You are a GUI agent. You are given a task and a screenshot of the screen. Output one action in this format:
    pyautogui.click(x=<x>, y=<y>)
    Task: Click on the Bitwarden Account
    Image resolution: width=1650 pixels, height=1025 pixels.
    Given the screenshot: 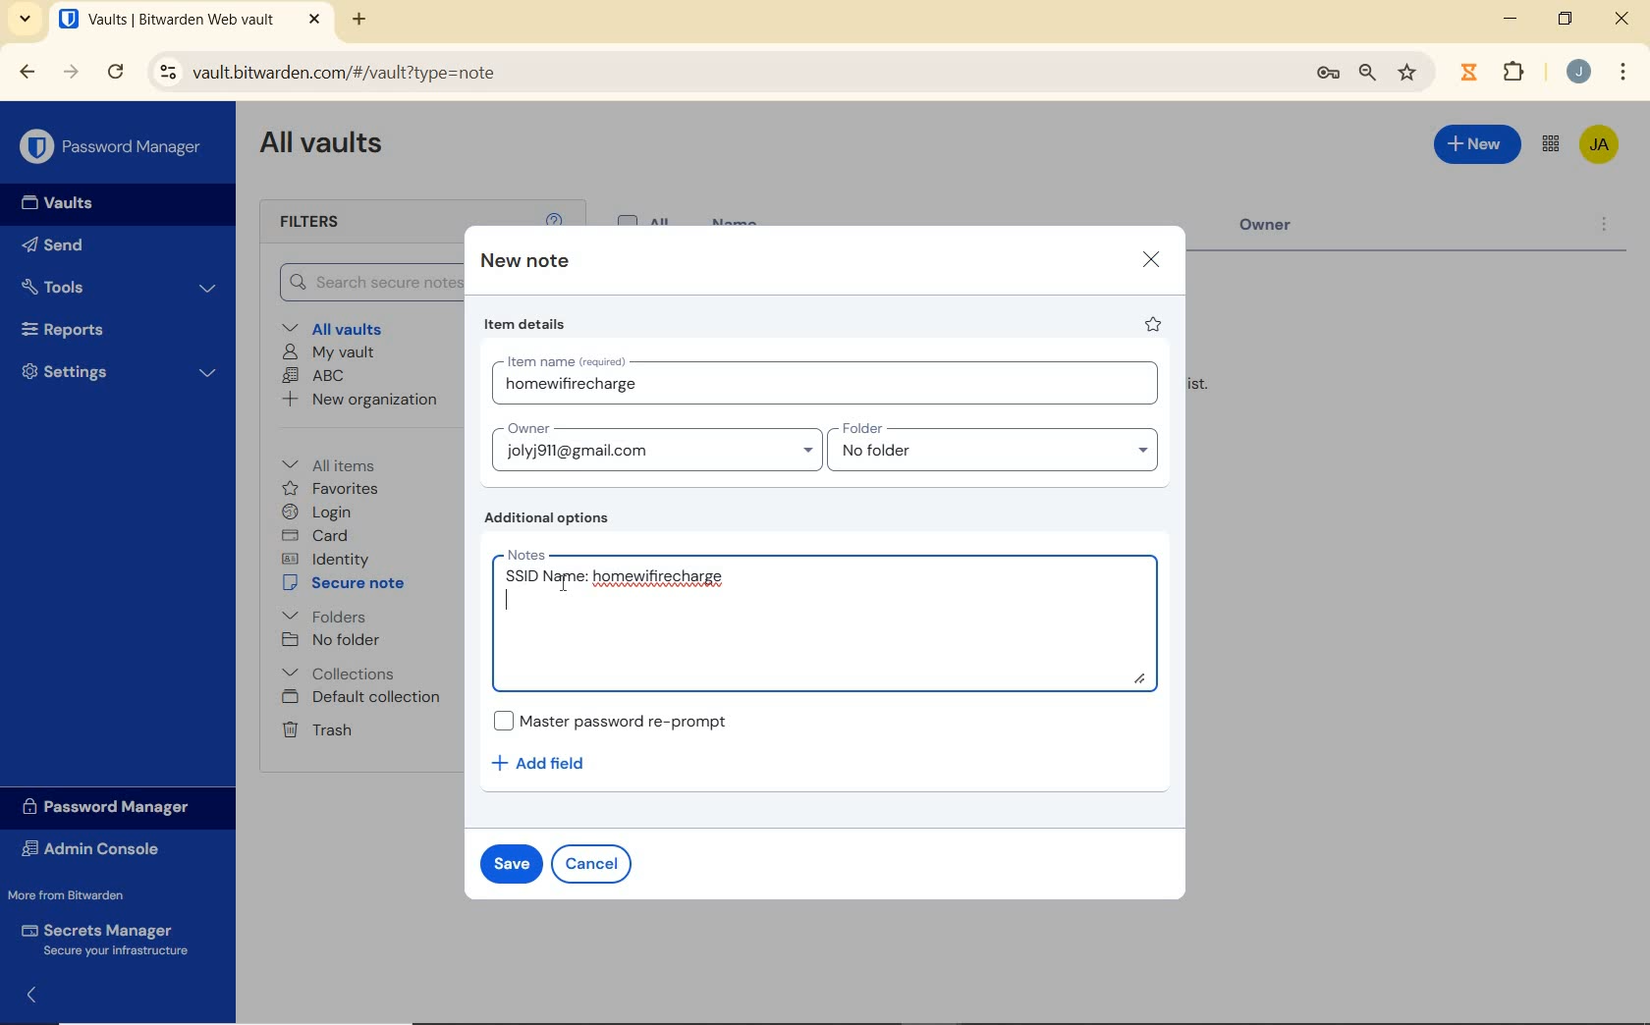 What is the action you would take?
    pyautogui.click(x=1601, y=146)
    